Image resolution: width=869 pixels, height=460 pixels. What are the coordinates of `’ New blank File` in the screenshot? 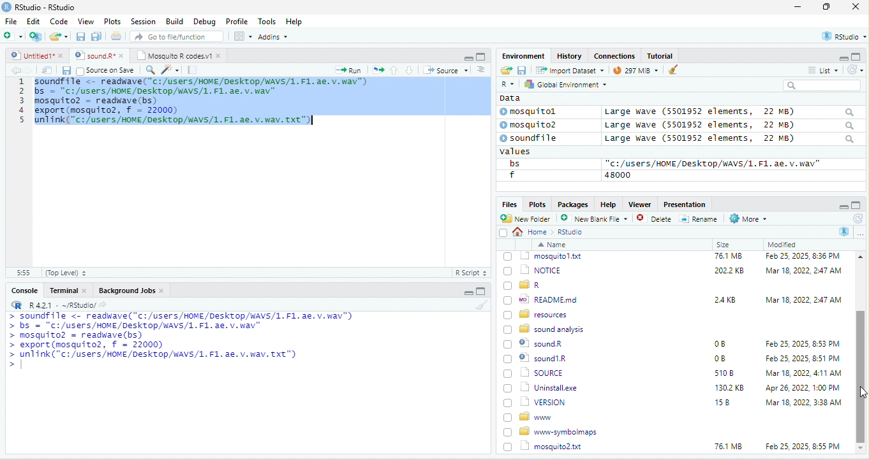 It's located at (598, 220).